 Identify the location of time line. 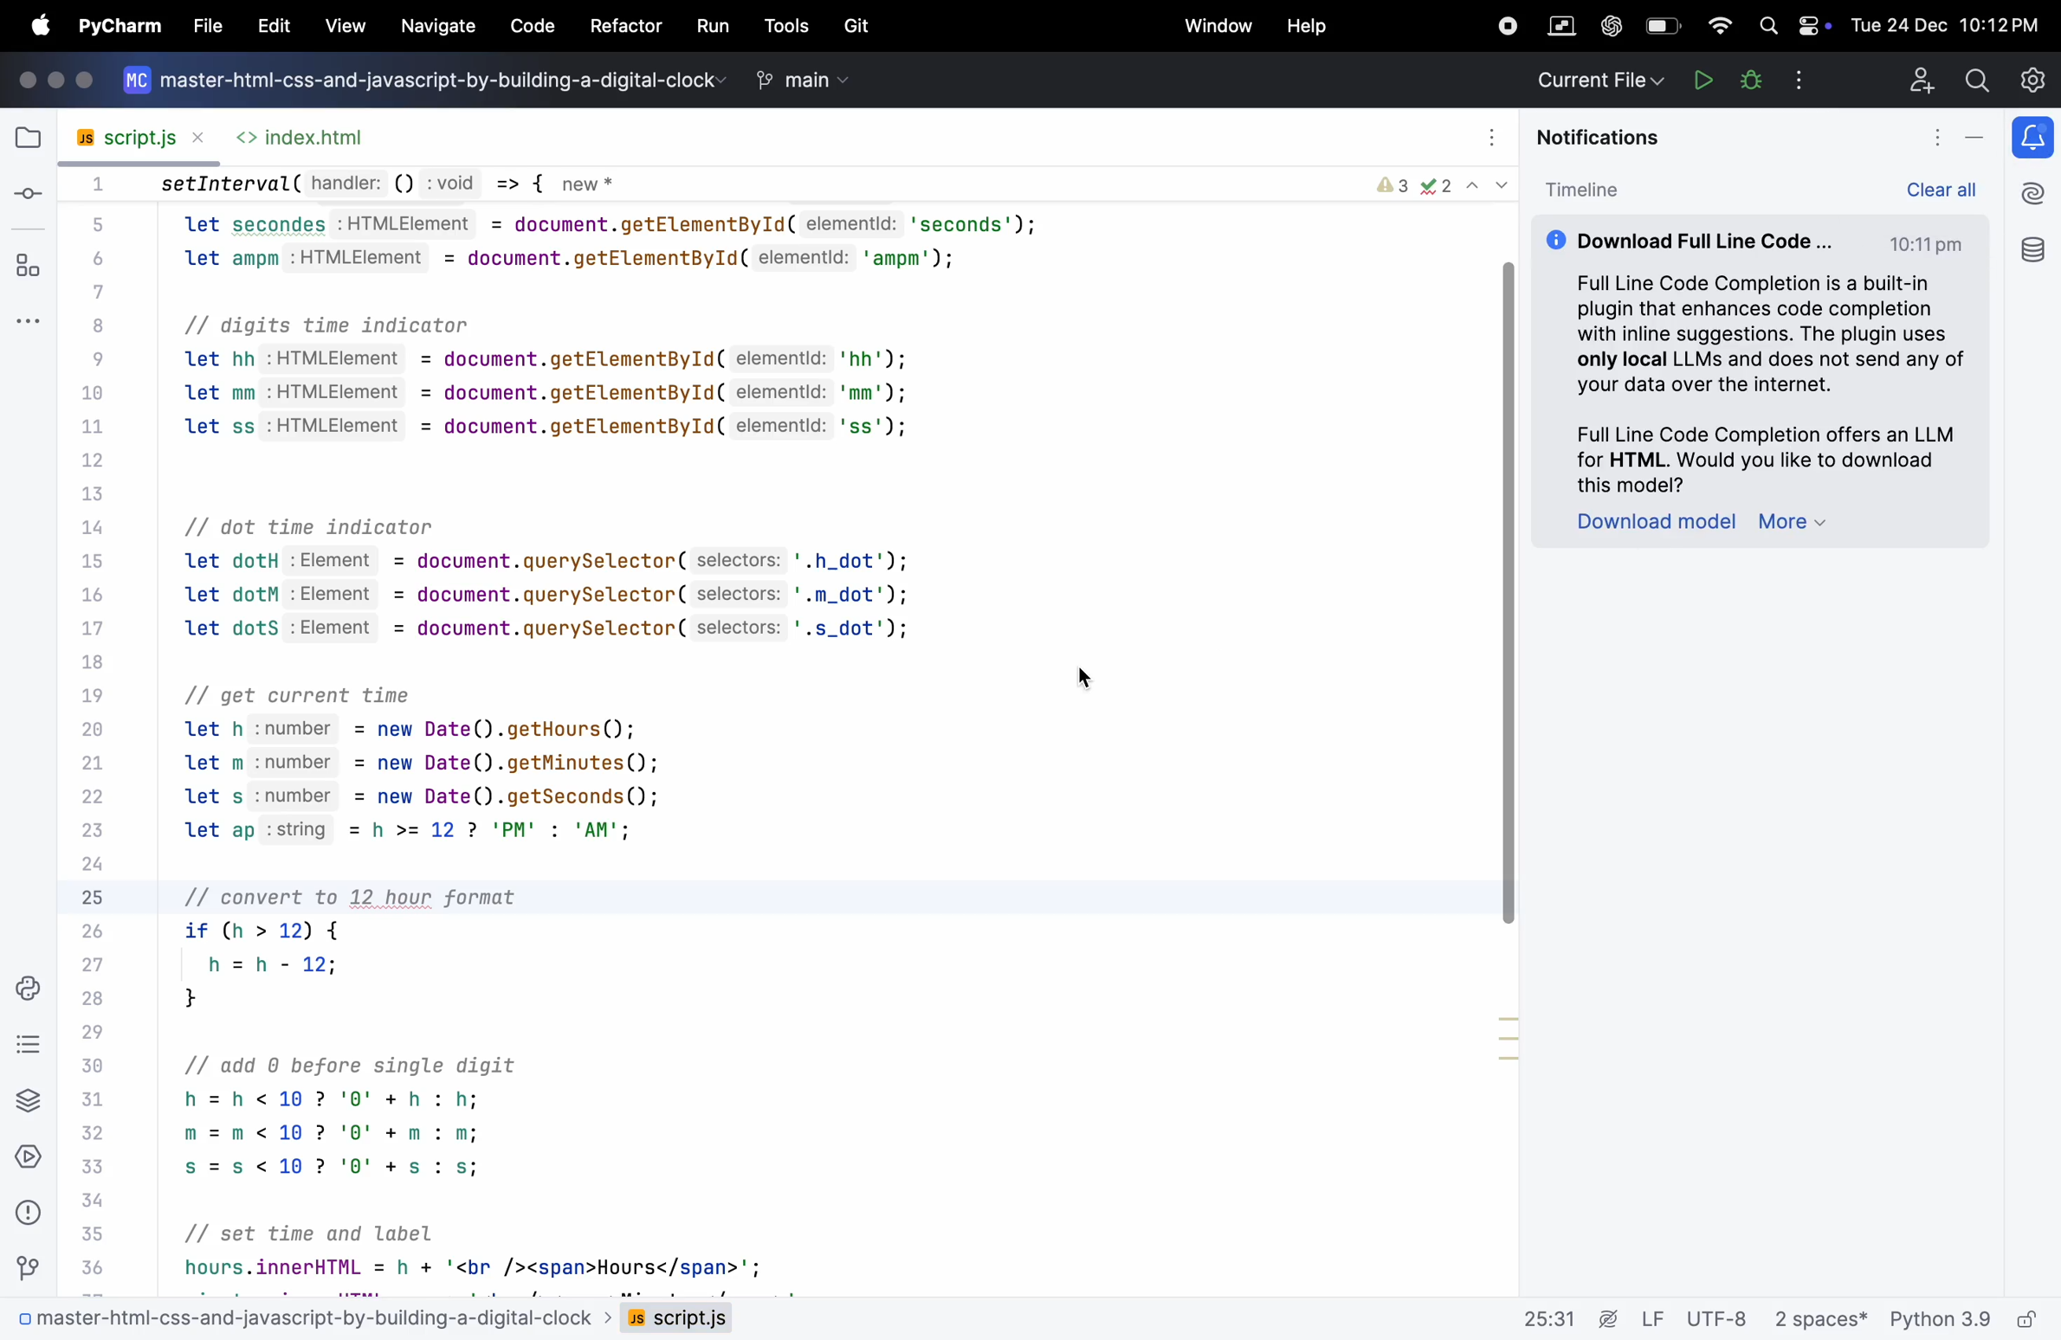
(1584, 189).